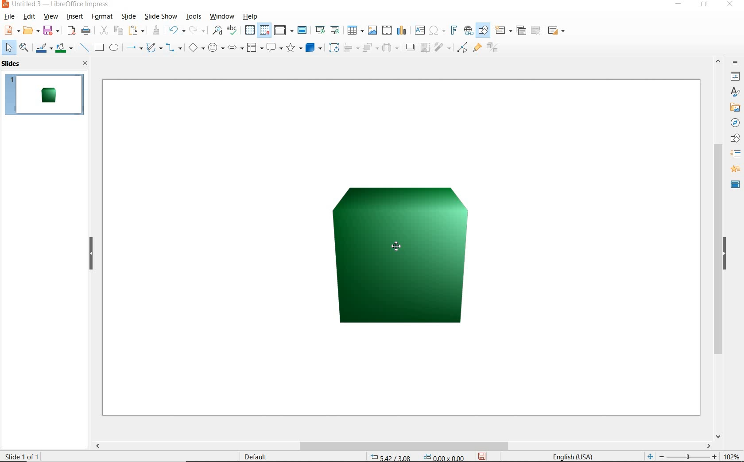  What do you see at coordinates (420, 30) in the screenshot?
I see `insert text box` at bounding box center [420, 30].